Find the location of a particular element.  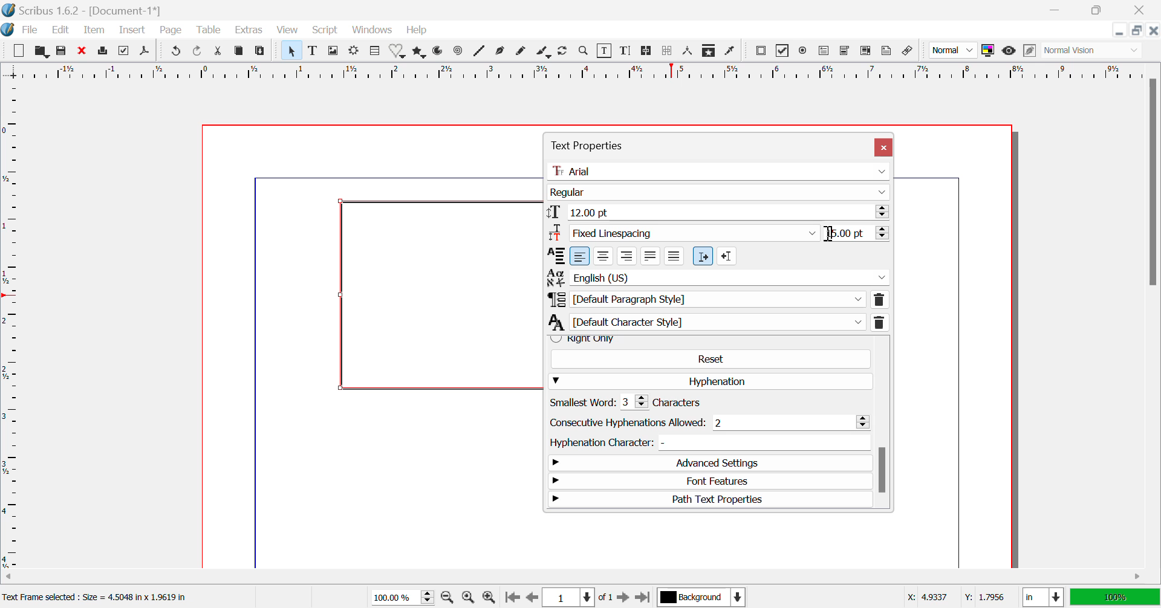

alignment is located at coordinates (554, 256).